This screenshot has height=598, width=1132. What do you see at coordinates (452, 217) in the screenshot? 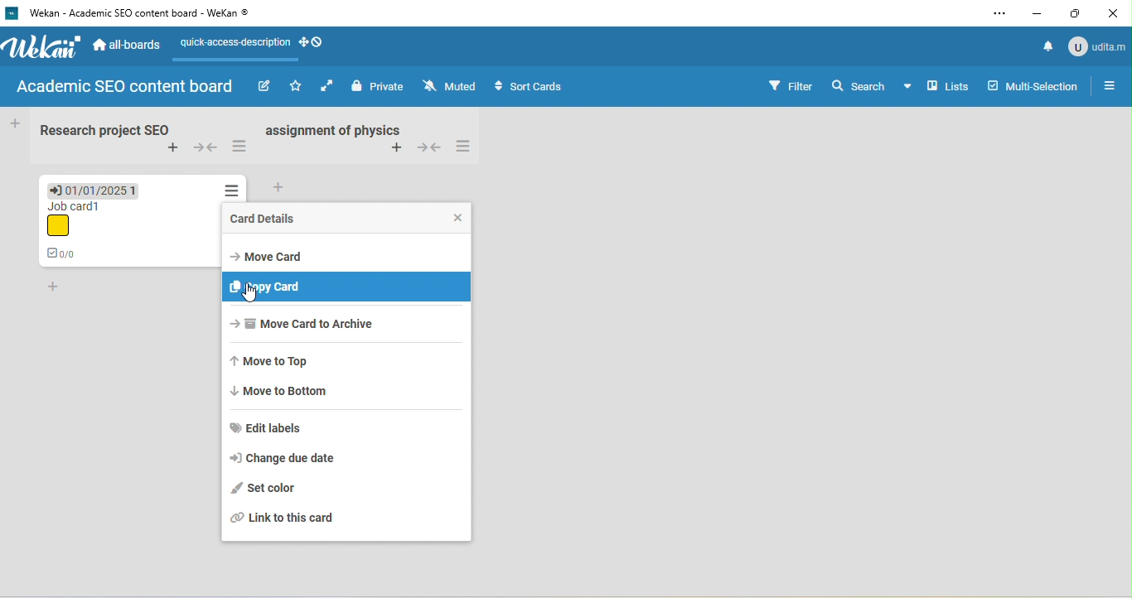
I see `close` at bounding box center [452, 217].